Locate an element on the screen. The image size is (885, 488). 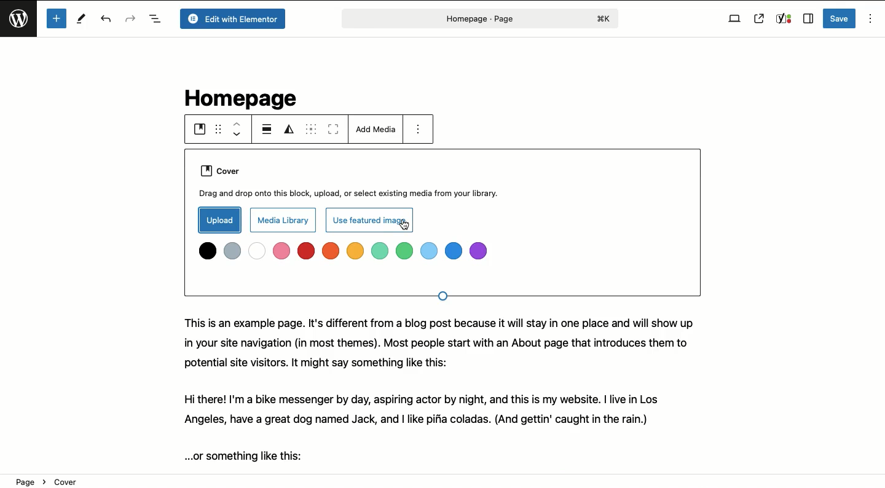
Yoast is located at coordinates (783, 19).